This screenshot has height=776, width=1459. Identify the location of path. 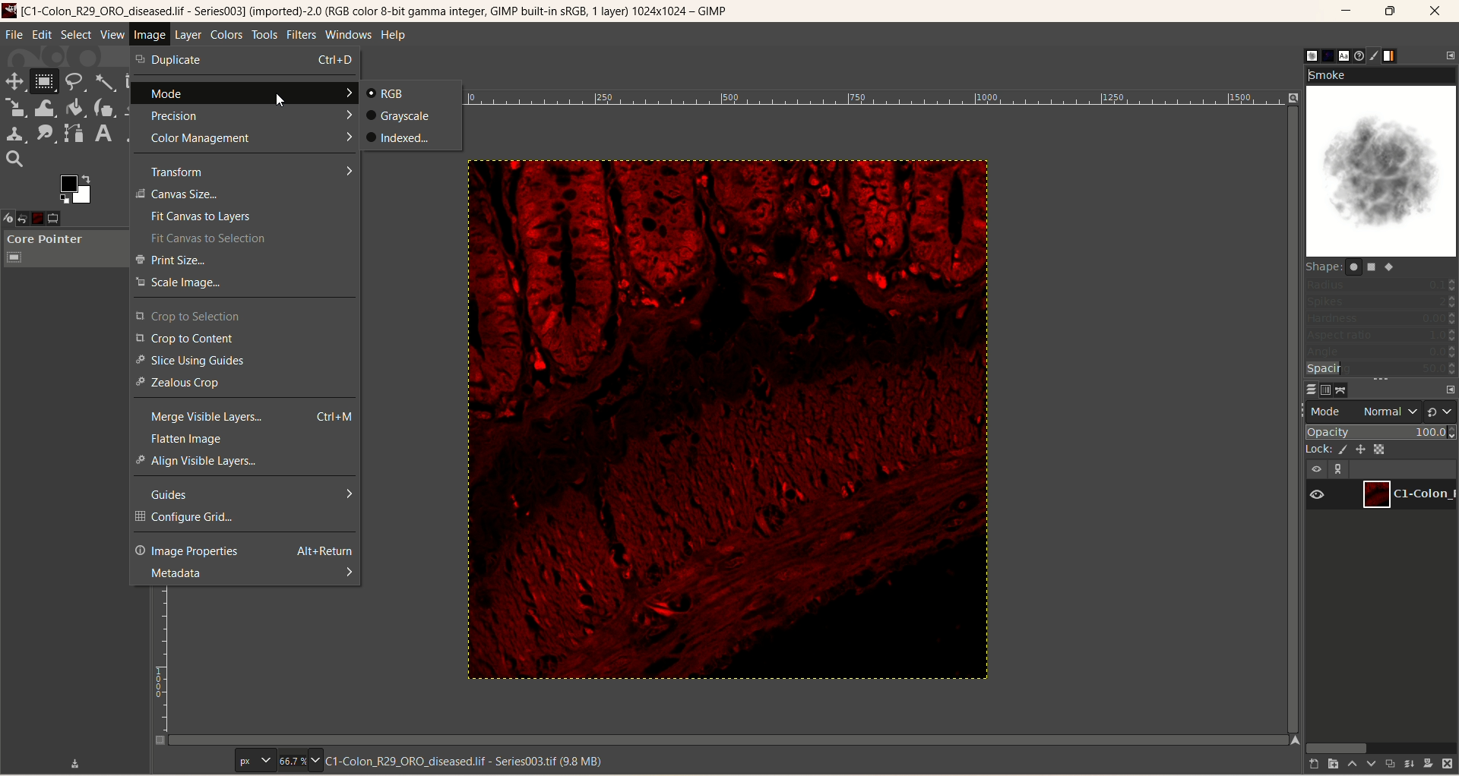
(1340, 390).